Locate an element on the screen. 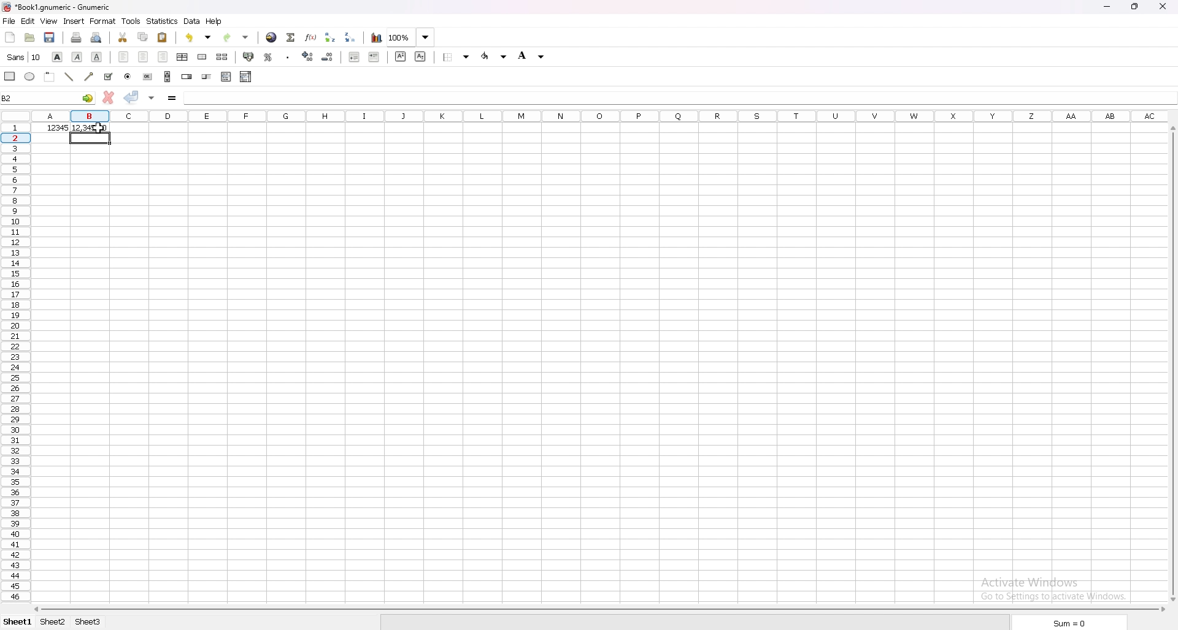  selected cell is located at coordinates (90, 139).